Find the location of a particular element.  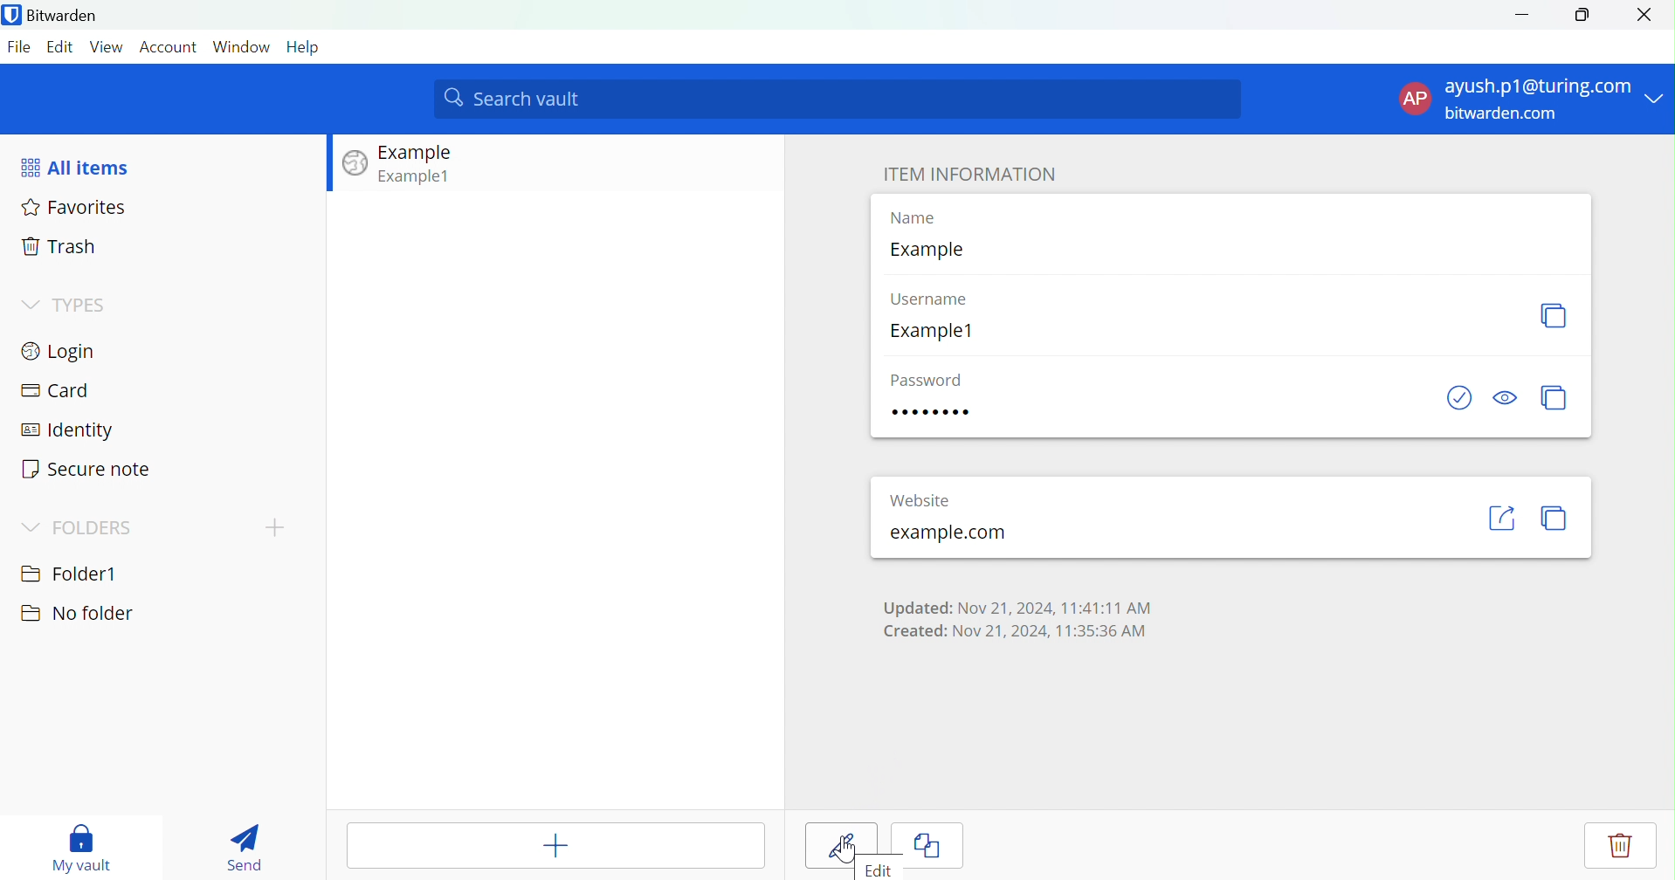

Drop Down is located at coordinates (30, 526).